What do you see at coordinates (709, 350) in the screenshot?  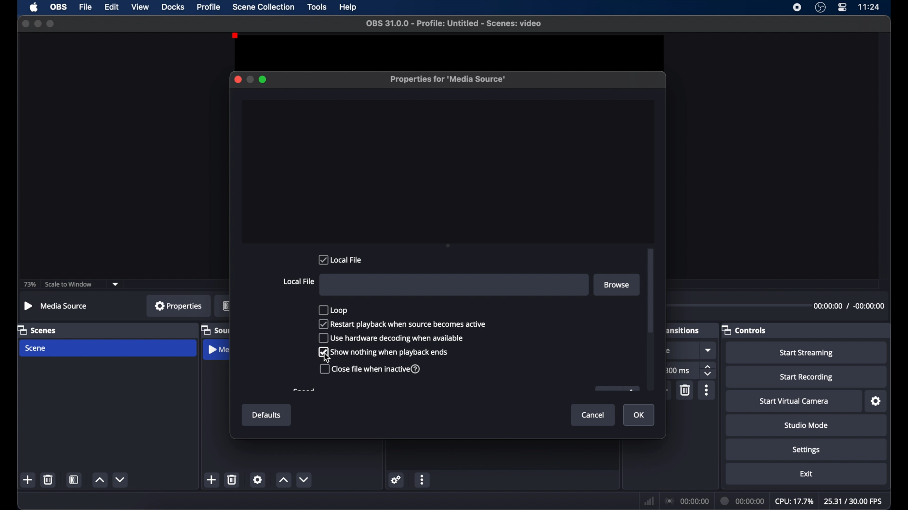 I see `dropdown` at bounding box center [709, 350].